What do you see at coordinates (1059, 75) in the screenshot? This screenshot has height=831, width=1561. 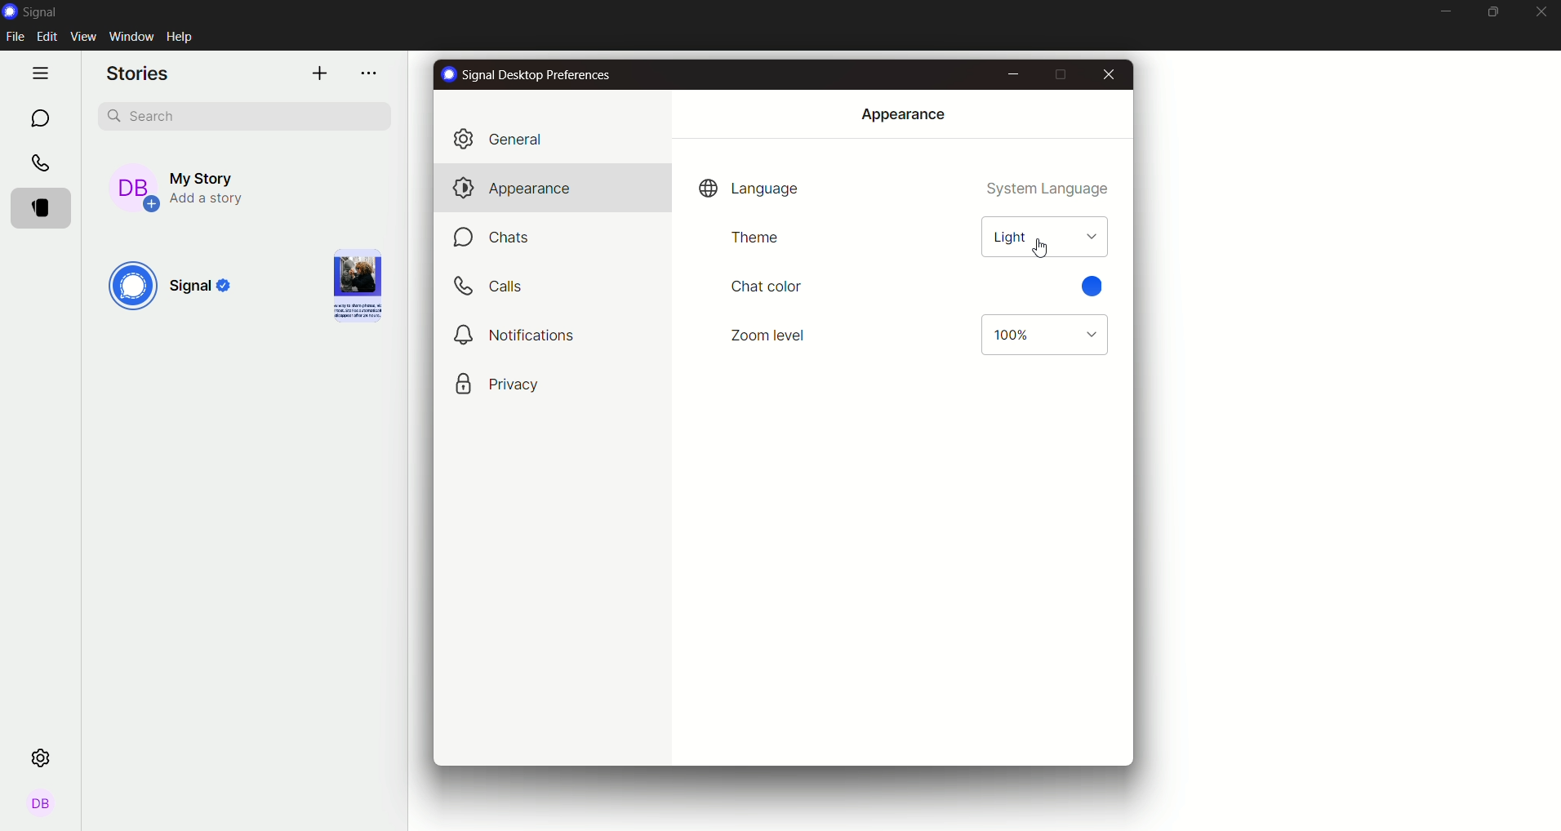 I see `maximize` at bounding box center [1059, 75].